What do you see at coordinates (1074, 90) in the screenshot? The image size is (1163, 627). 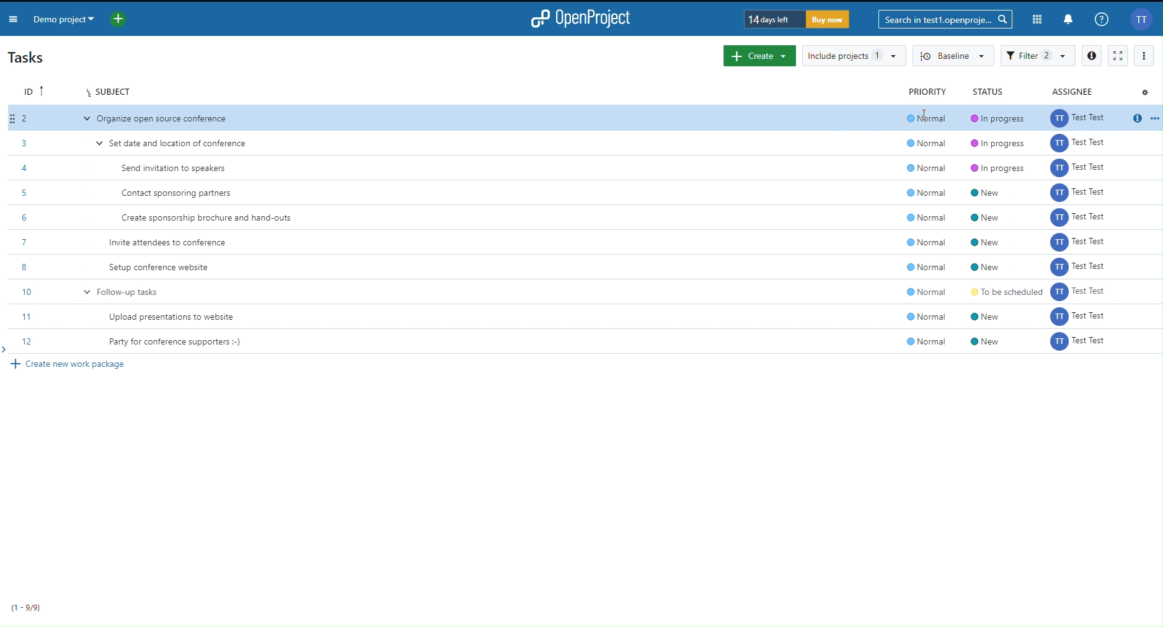 I see `Assignee` at bounding box center [1074, 90].